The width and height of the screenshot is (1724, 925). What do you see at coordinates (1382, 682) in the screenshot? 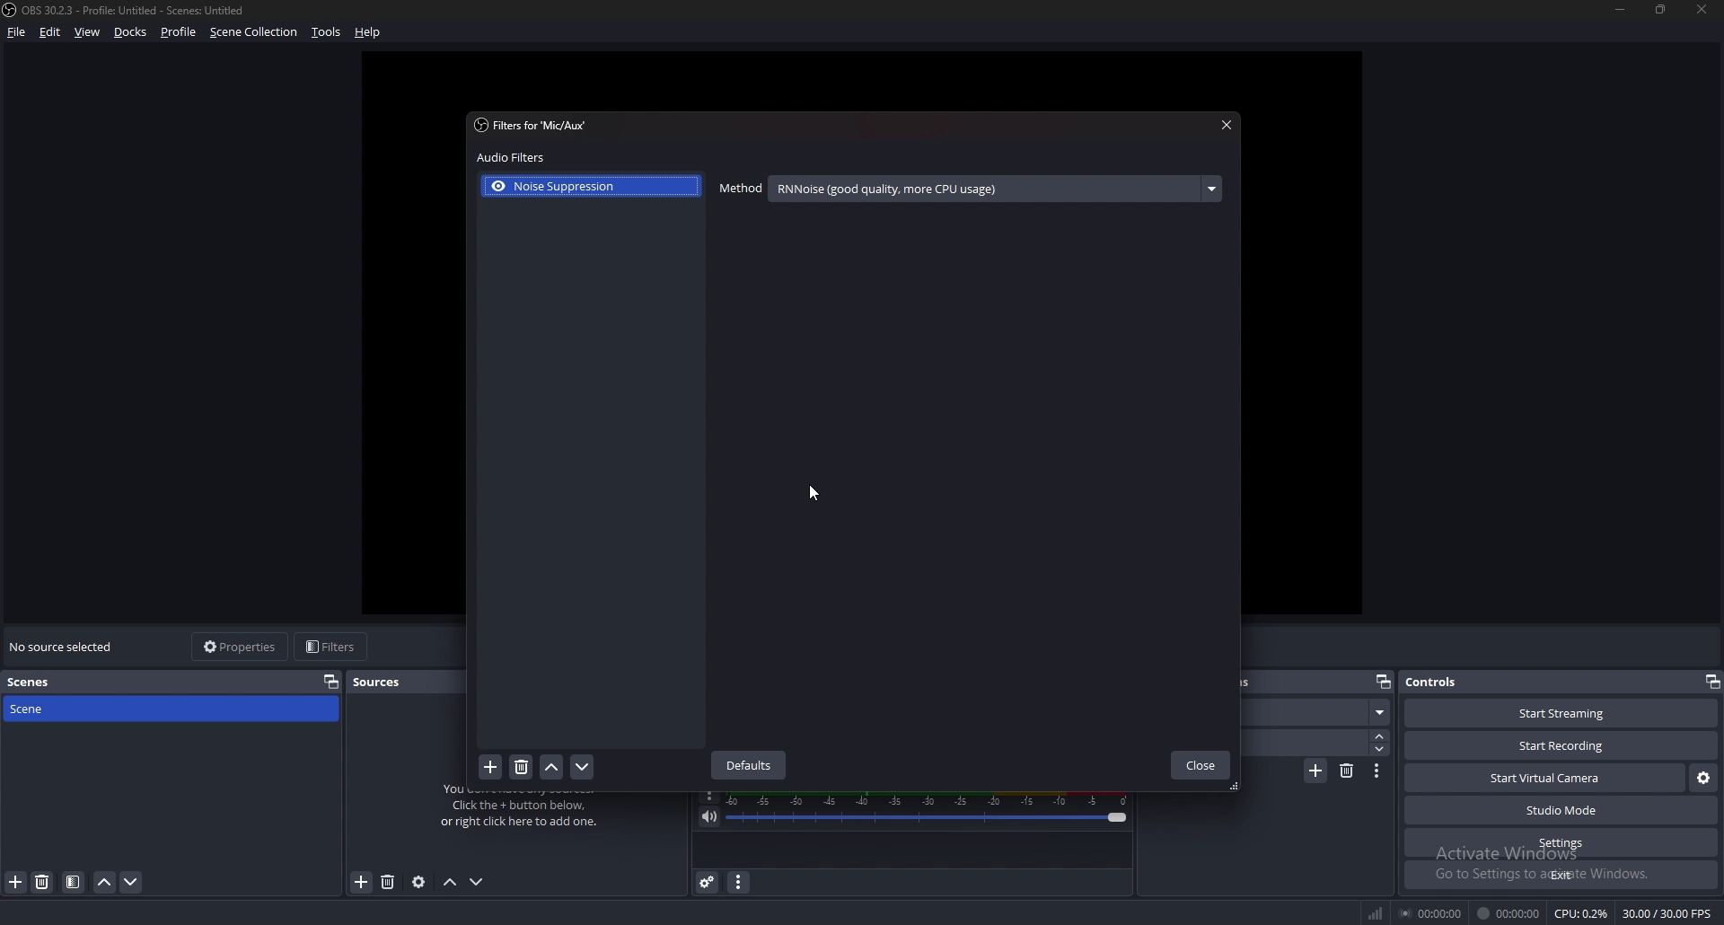
I see `pop out` at bounding box center [1382, 682].